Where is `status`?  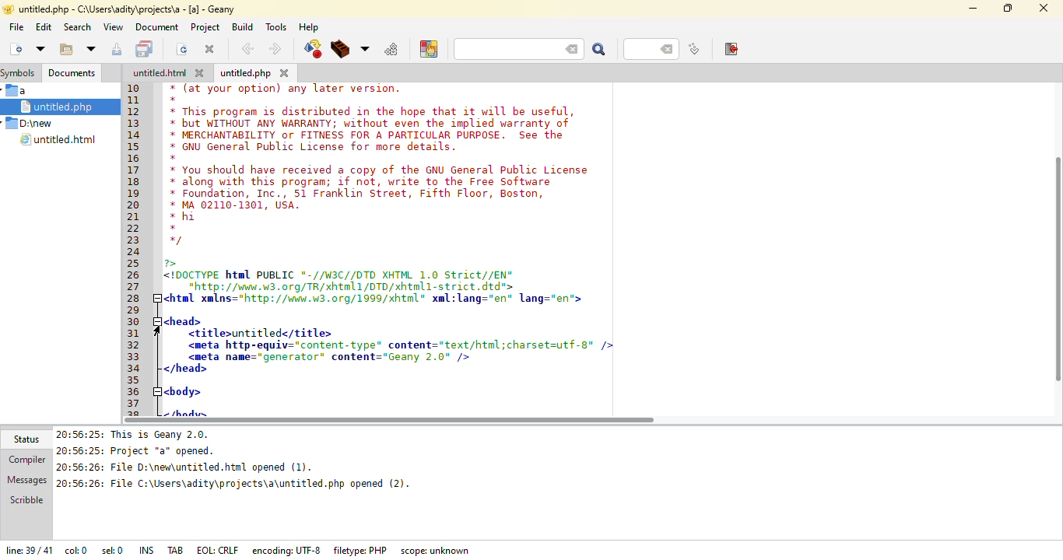 status is located at coordinates (28, 441).